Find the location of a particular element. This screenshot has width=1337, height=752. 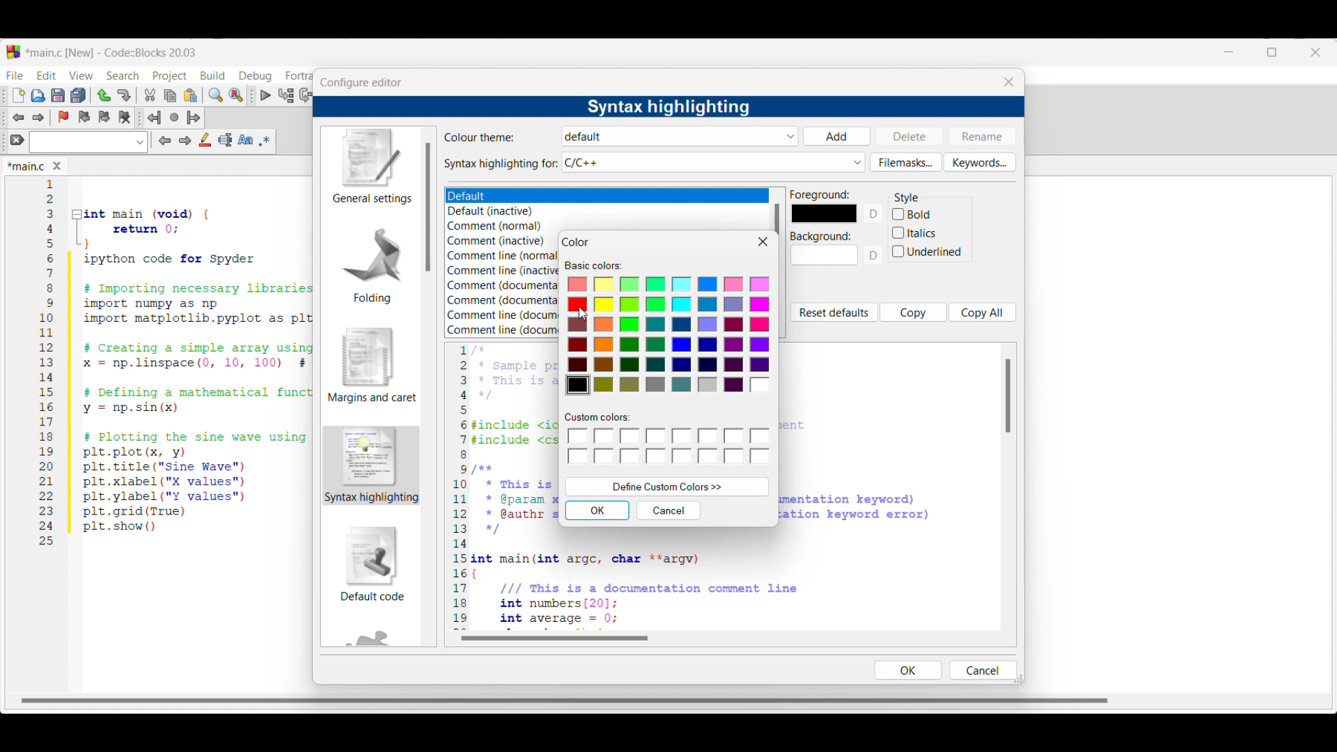

D is located at coordinates (875, 259).